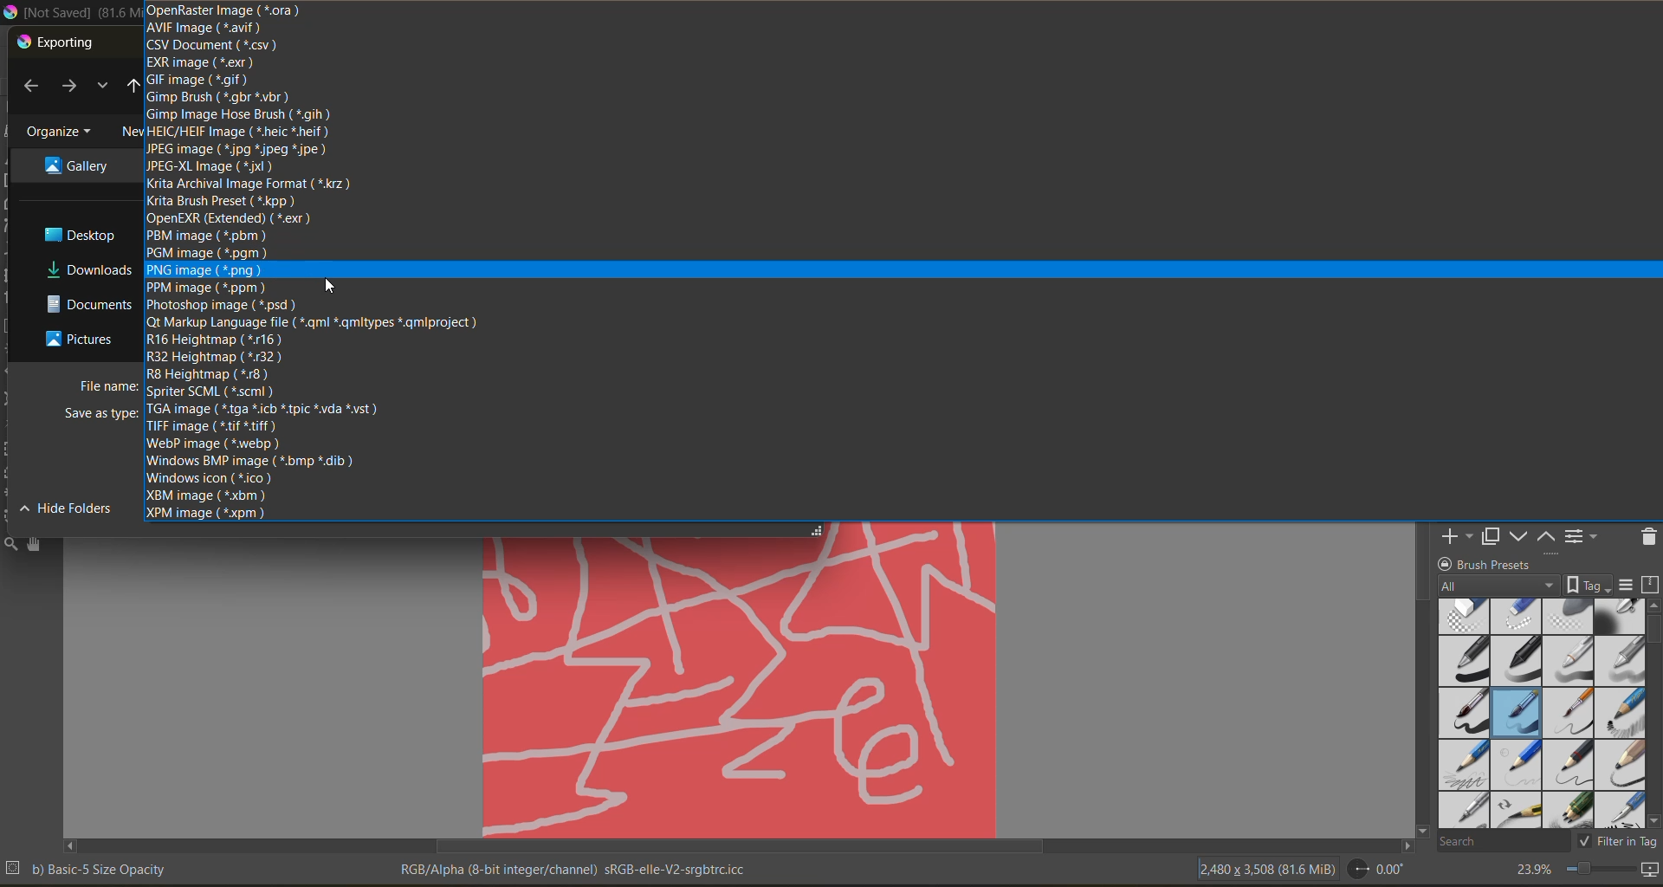 The height and width of the screenshot is (887, 1663). Describe the element at coordinates (310, 321) in the screenshot. I see `qt markup language file` at that location.